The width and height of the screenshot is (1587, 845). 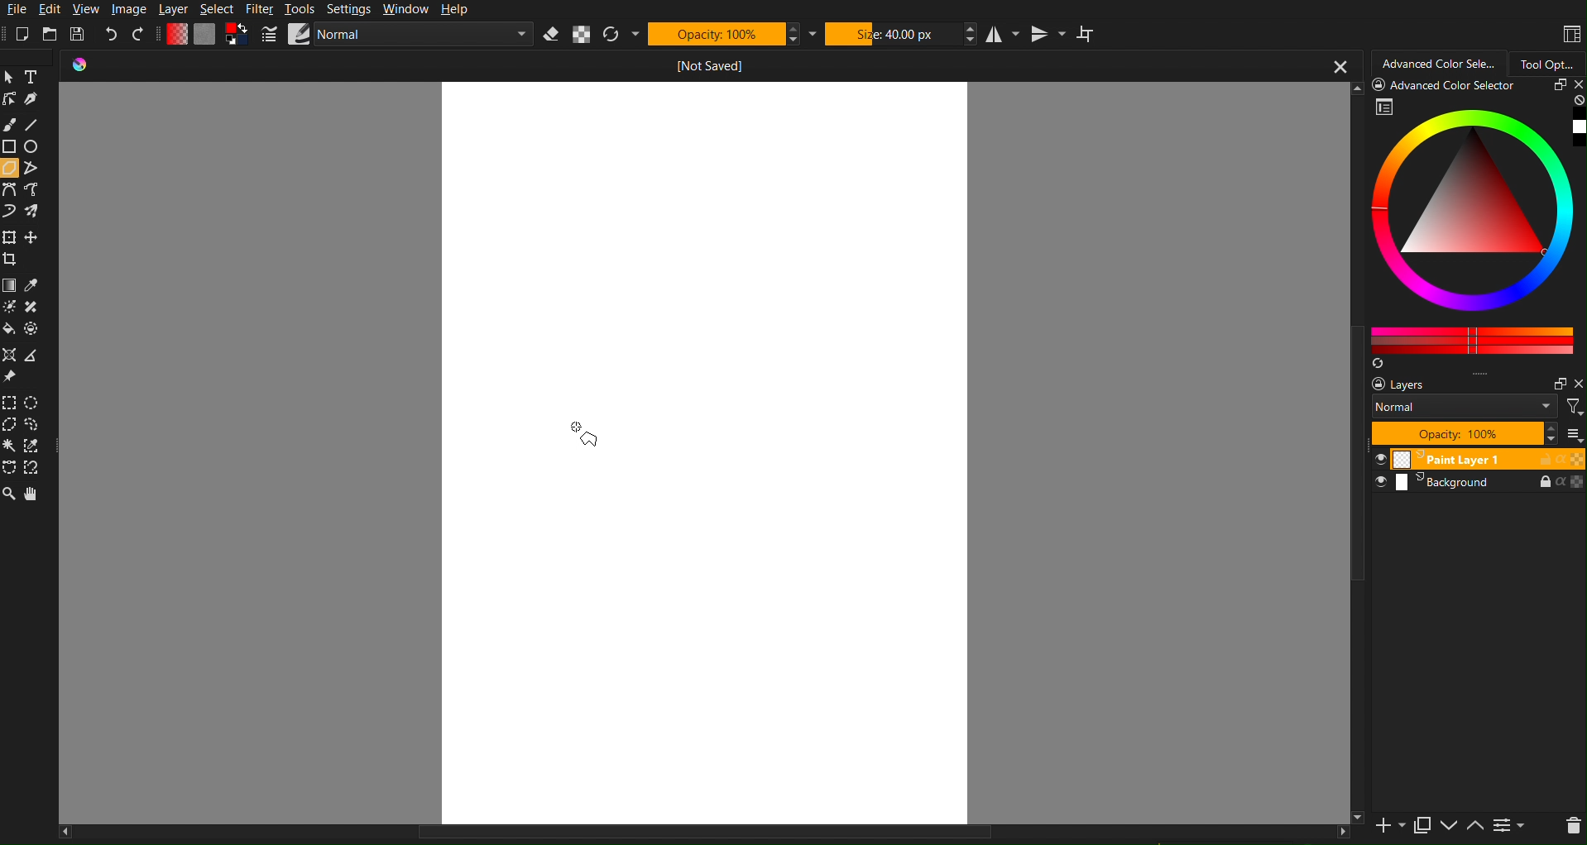 What do you see at coordinates (1340, 65) in the screenshot?
I see `close button` at bounding box center [1340, 65].